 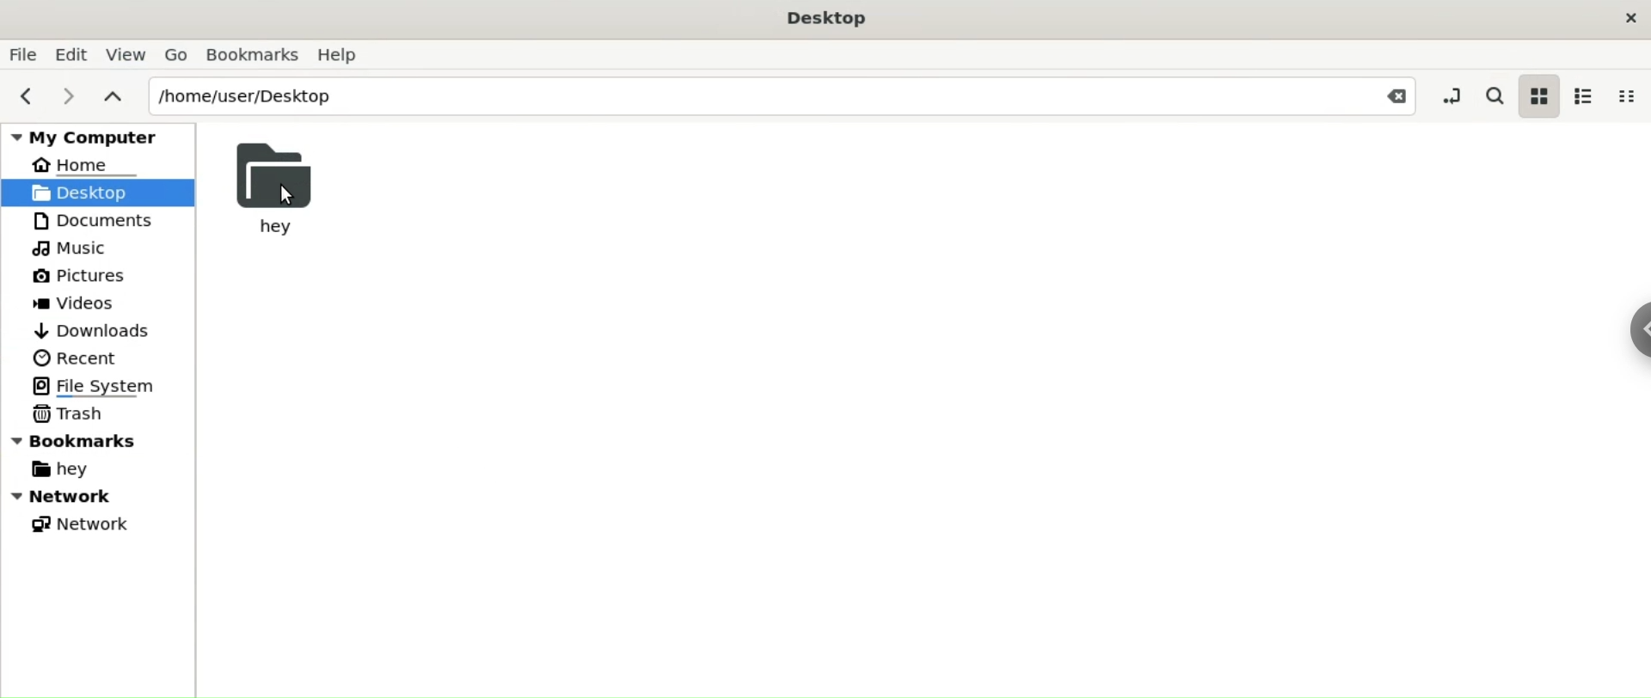 What do you see at coordinates (341, 52) in the screenshot?
I see `Help` at bounding box center [341, 52].